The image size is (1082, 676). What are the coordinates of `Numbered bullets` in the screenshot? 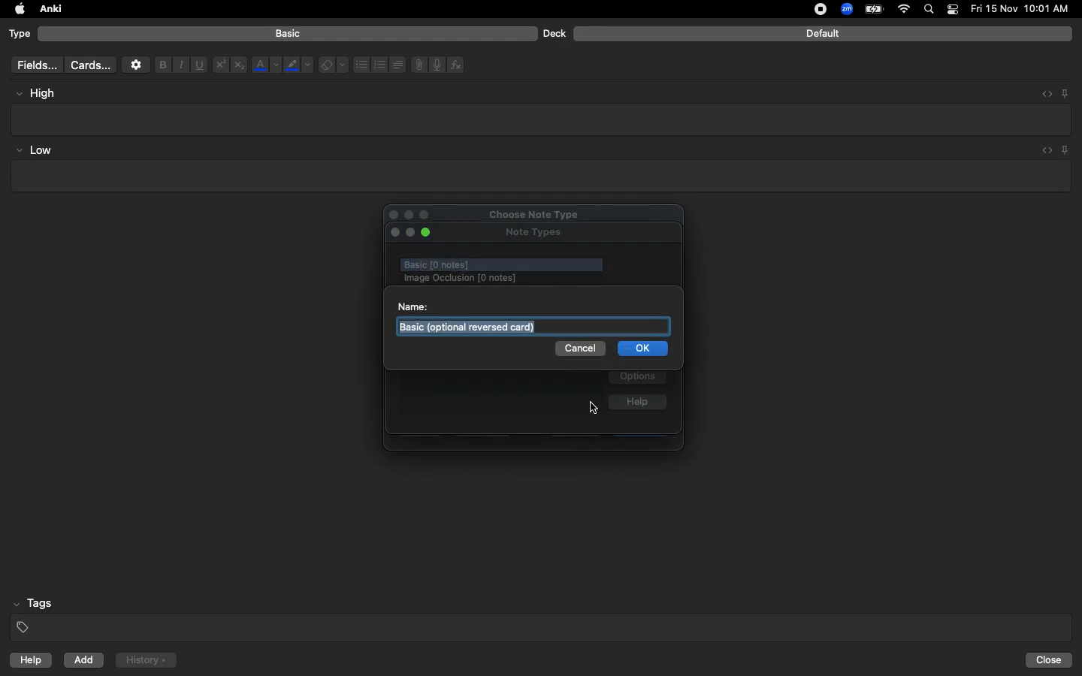 It's located at (380, 65).